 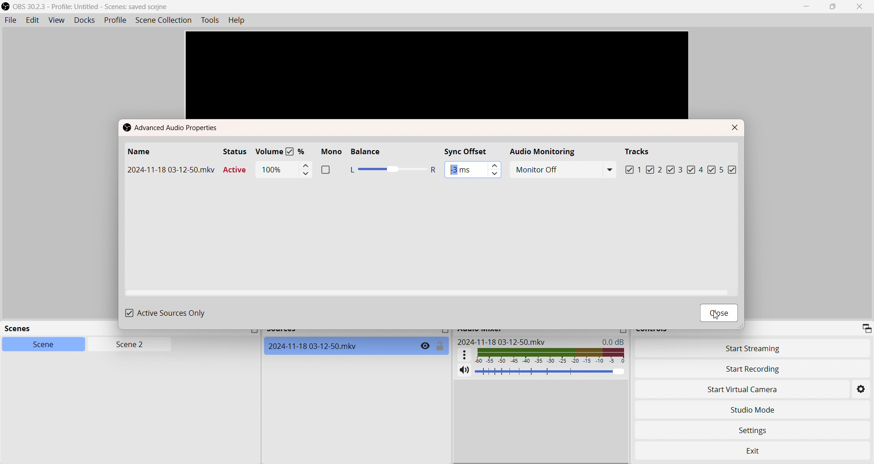 I want to click on Increment, so click(x=305, y=165).